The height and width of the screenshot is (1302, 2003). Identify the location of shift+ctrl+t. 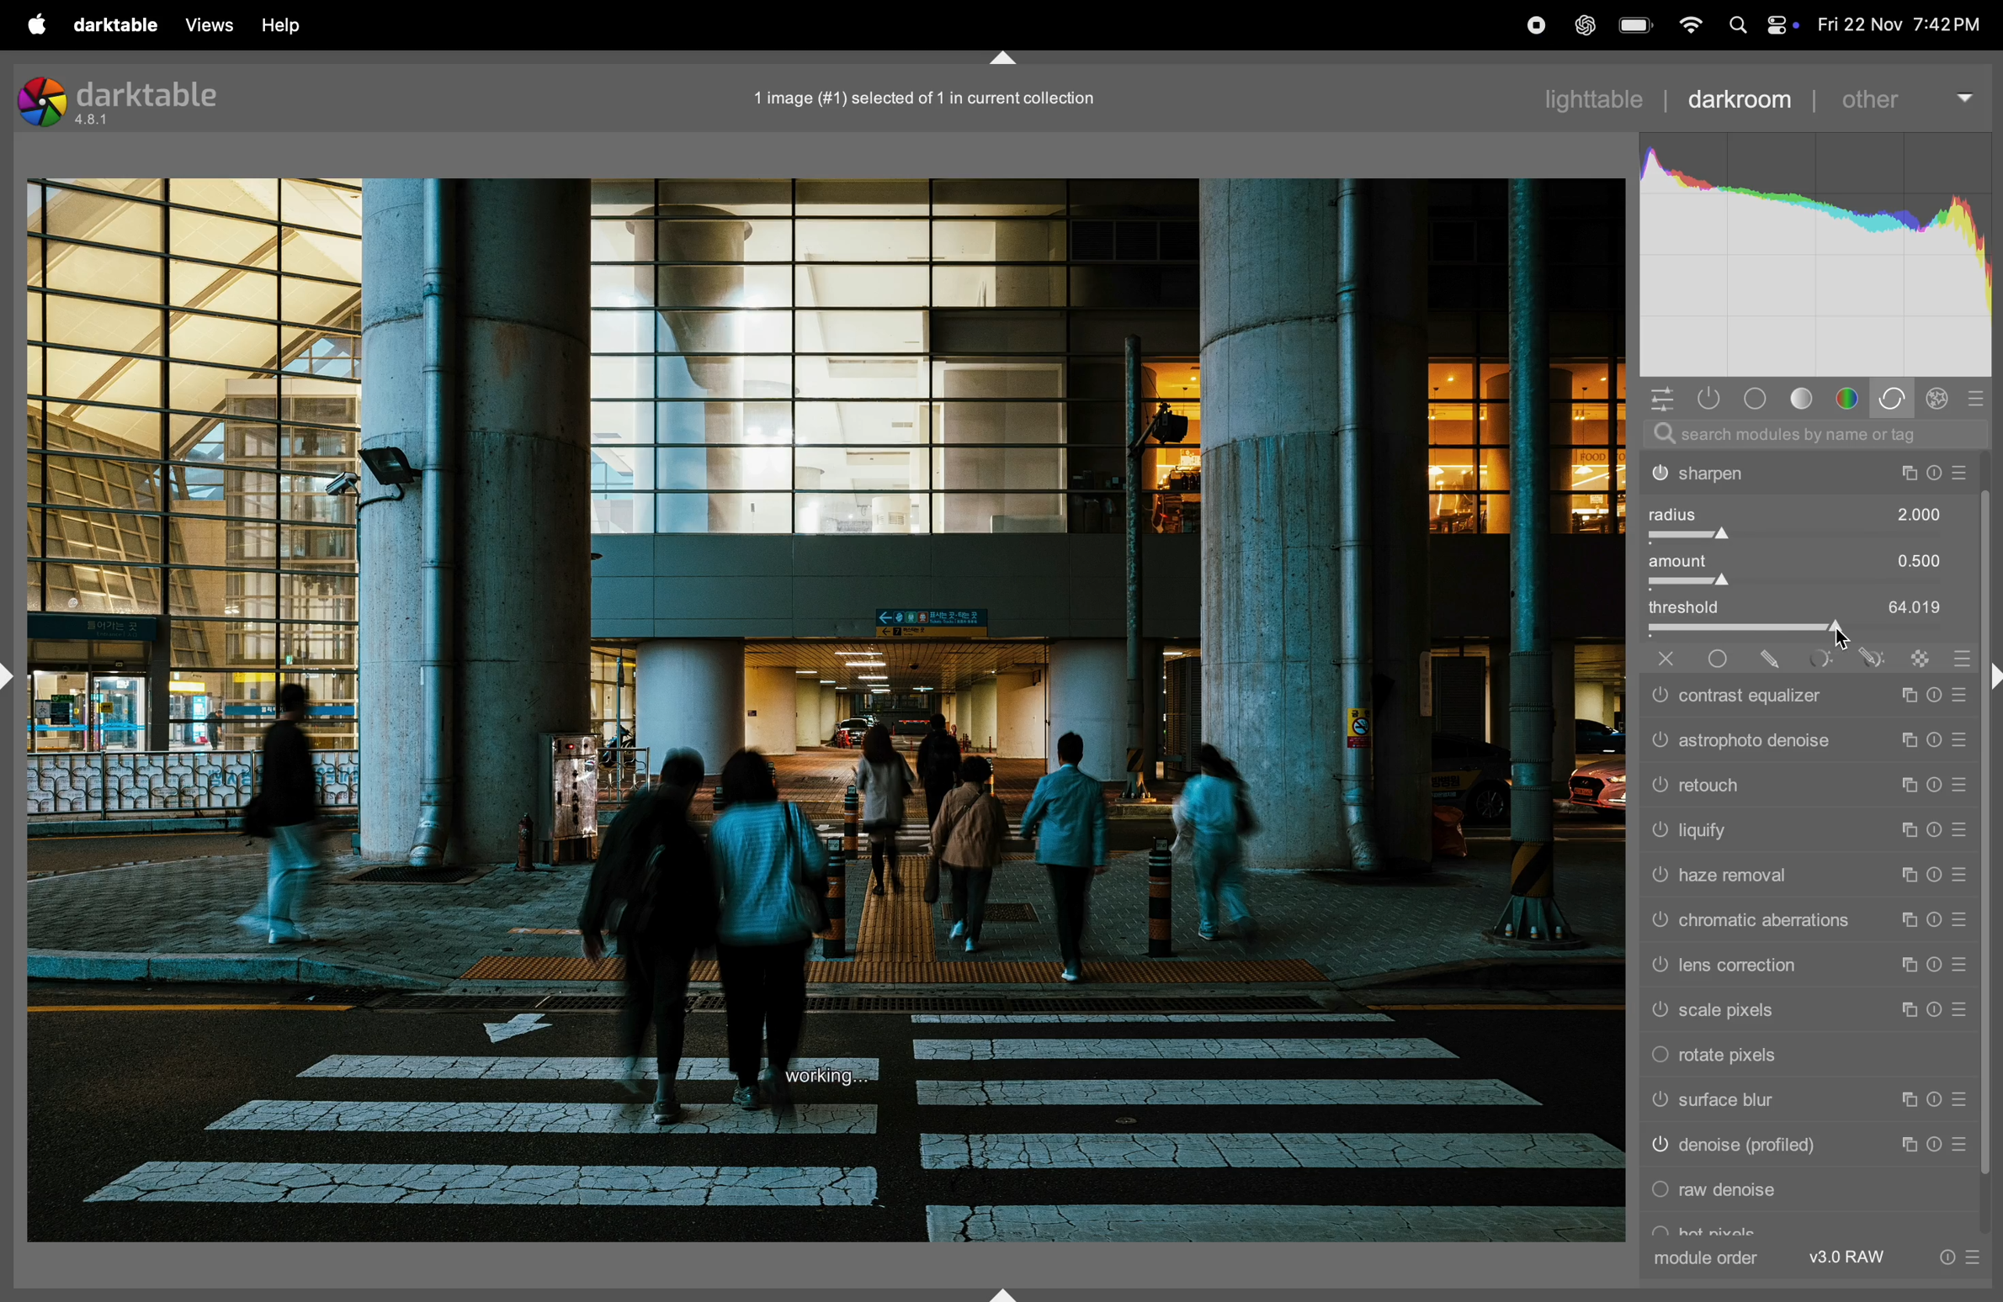
(1006, 59).